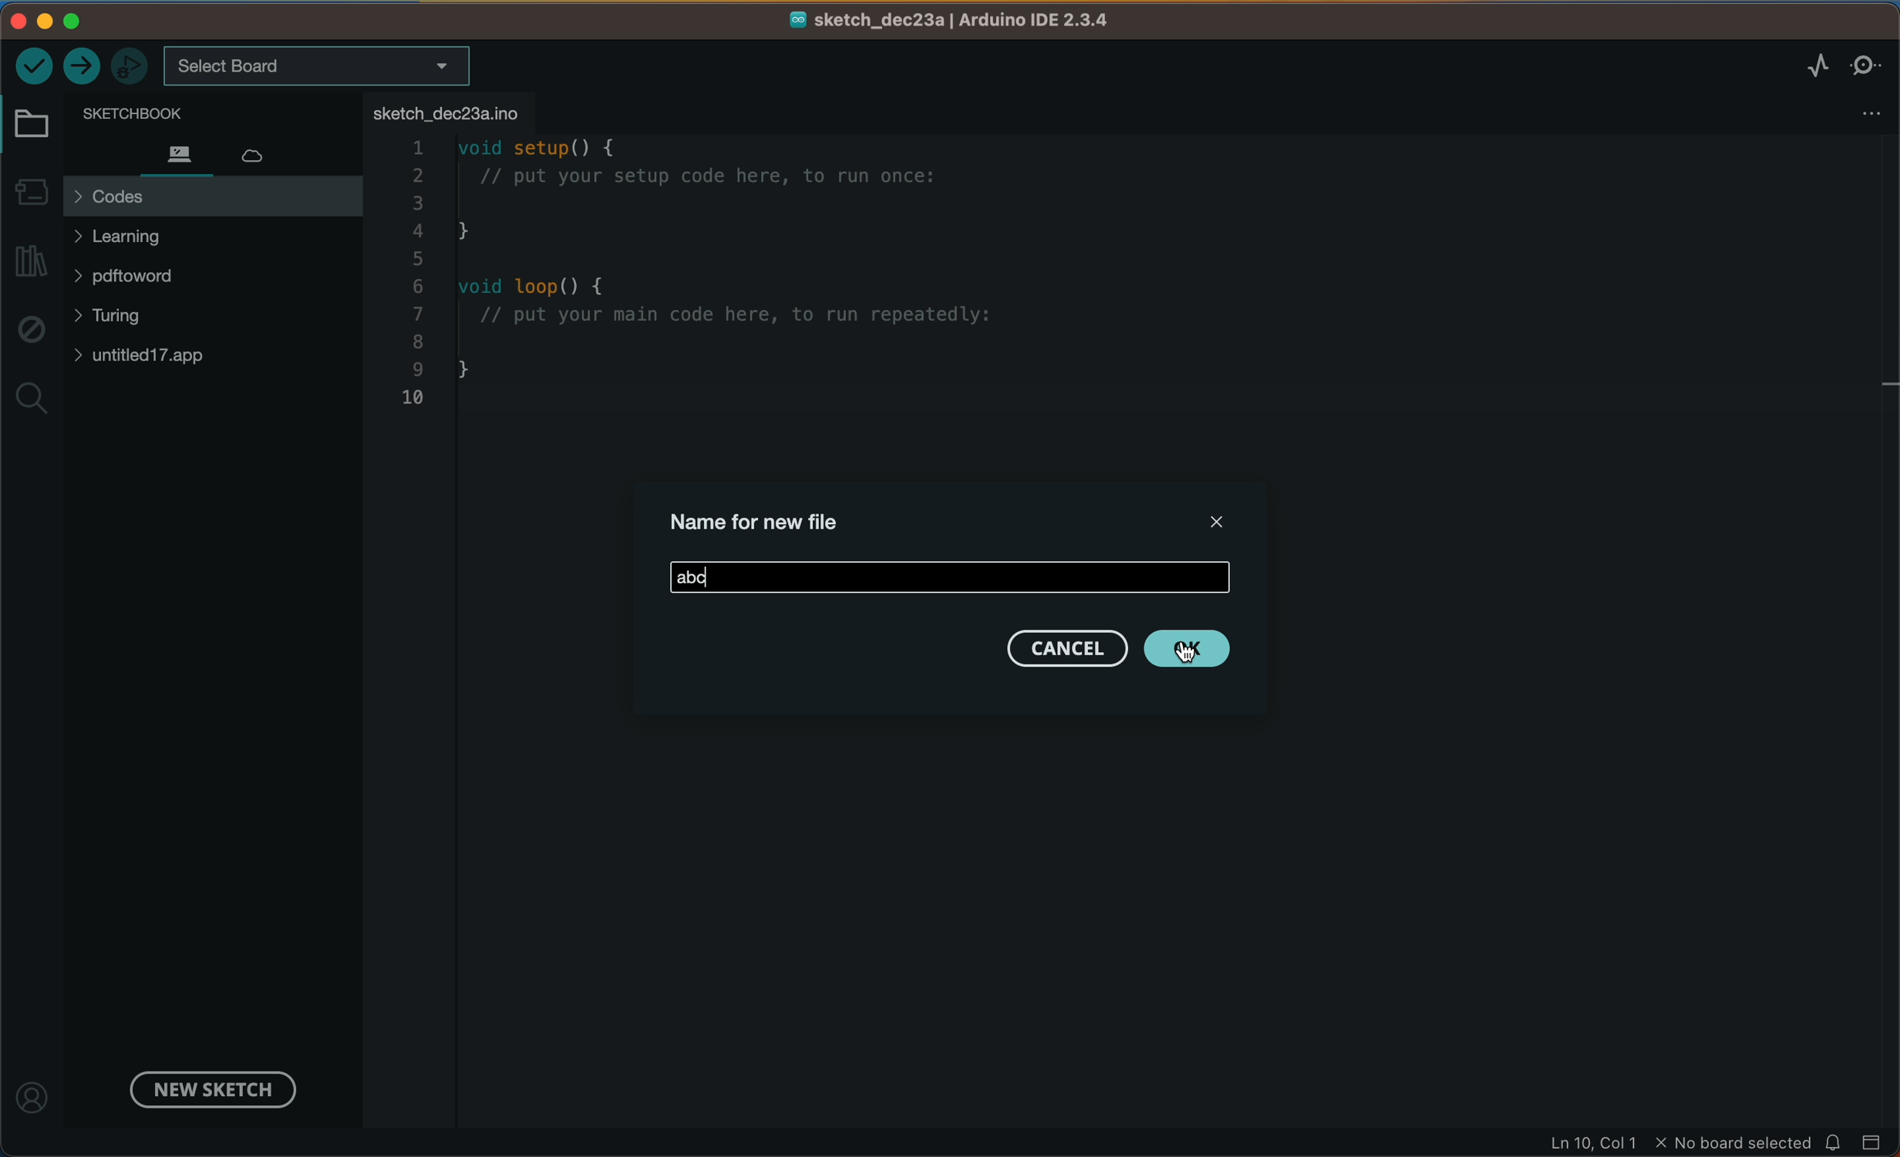 This screenshot has width=1900, height=1157. Describe the element at coordinates (1064, 649) in the screenshot. I see `cancel` at that location.